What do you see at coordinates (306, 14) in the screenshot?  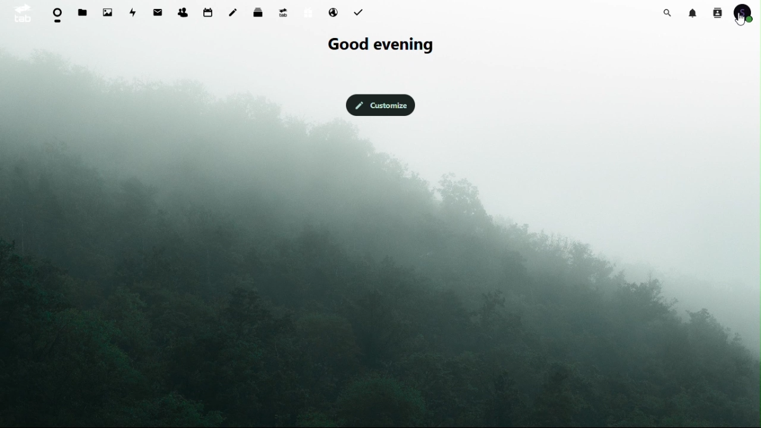 I see `free trail` at bounding box center [306, 14].